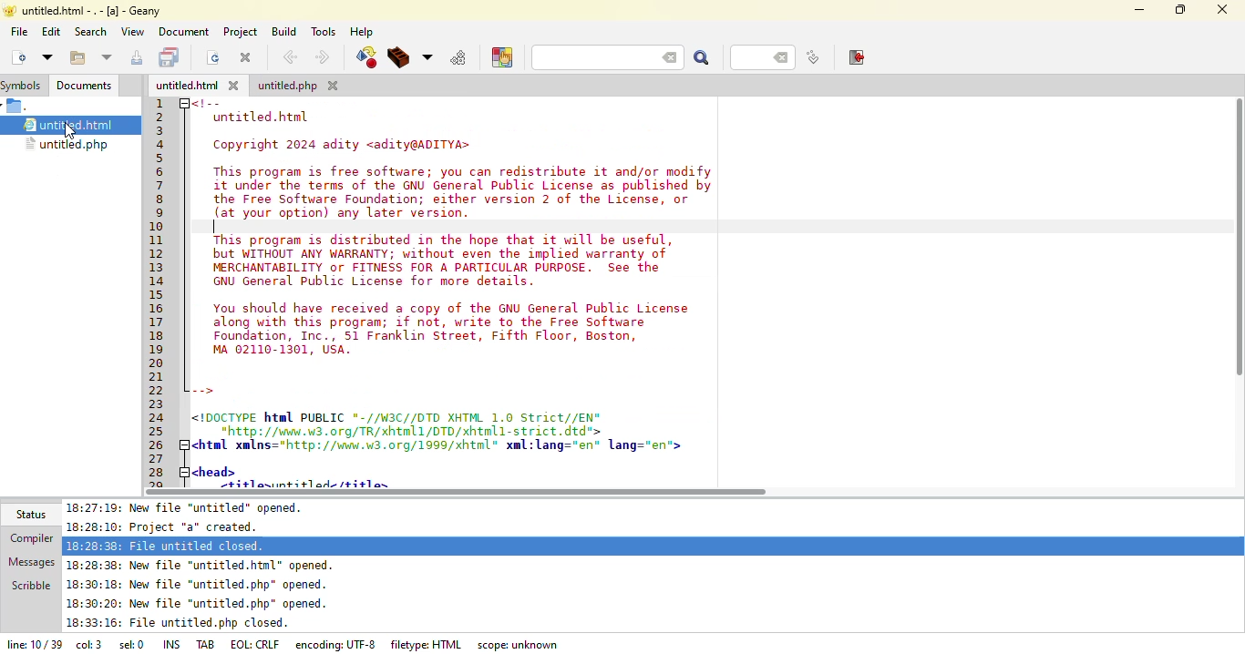 The width and height of the screenshot is (1245, 654). Describe the element at coordinates (290, 56) in the screenshot. I see `back` at that location.